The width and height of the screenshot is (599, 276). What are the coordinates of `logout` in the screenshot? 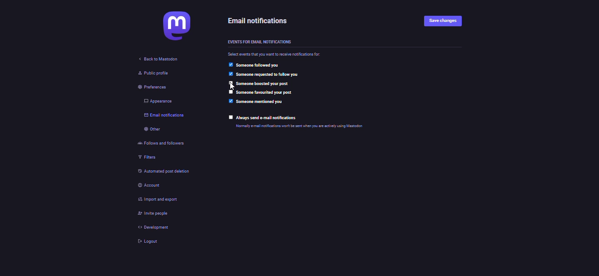 It's located at (145, 241).